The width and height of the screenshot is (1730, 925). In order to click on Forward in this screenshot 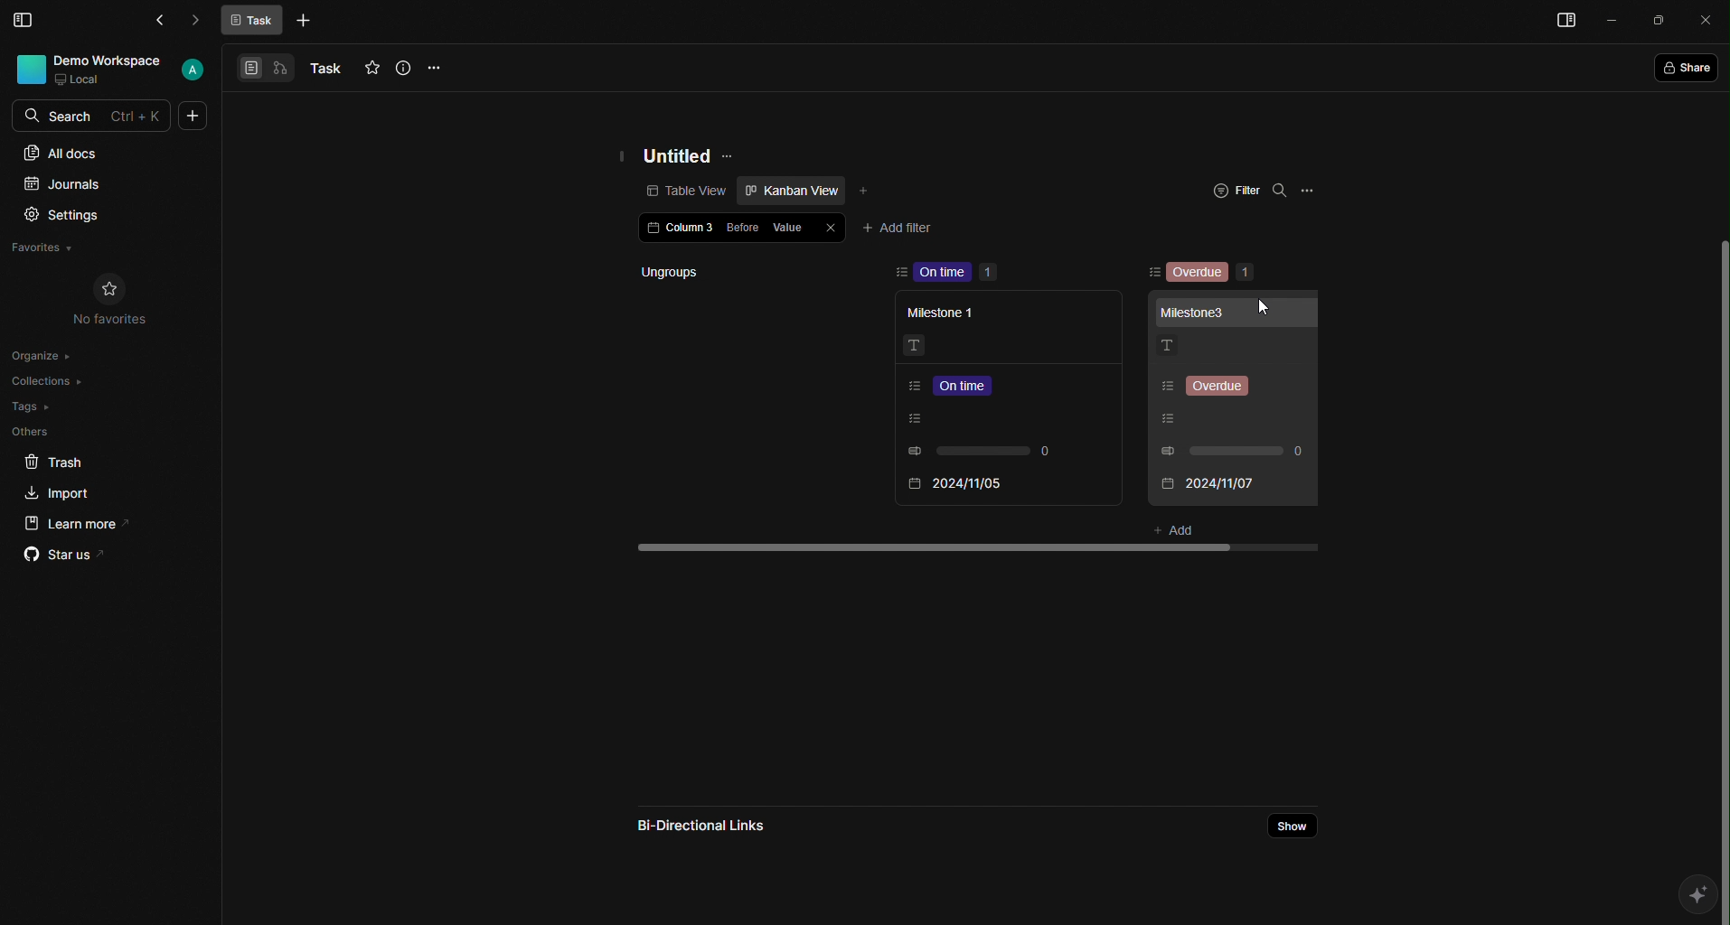, I will do `click(193, 21)`.